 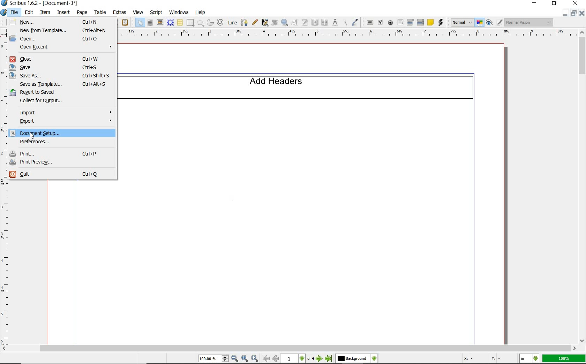 What do you see at coordinates (266, 23) in the screenshot?
I see `calligraphic line` at bounding box center [266, 23].